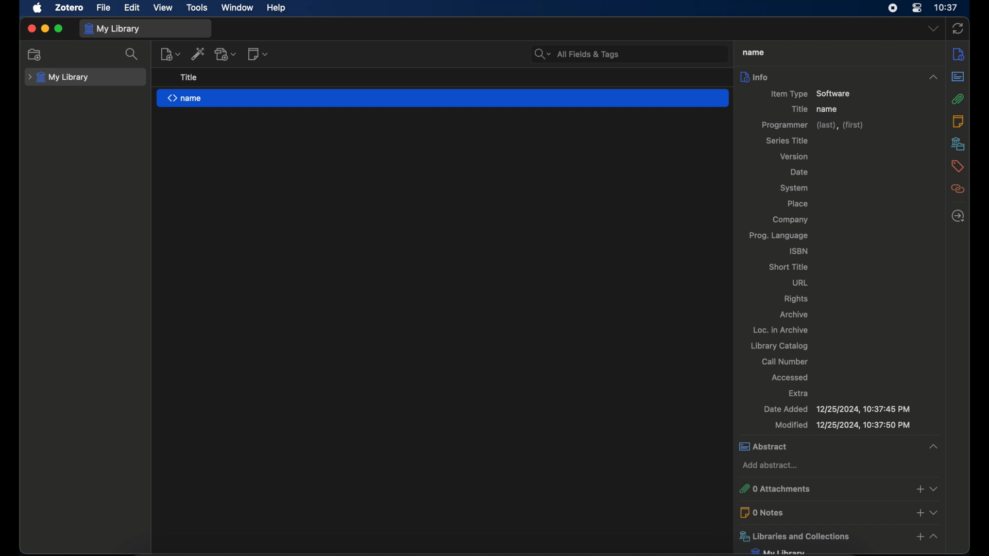  What do you see at coordinates (189, 78) in the screenshot?
I see `title ` at bounding box center [189, 78].